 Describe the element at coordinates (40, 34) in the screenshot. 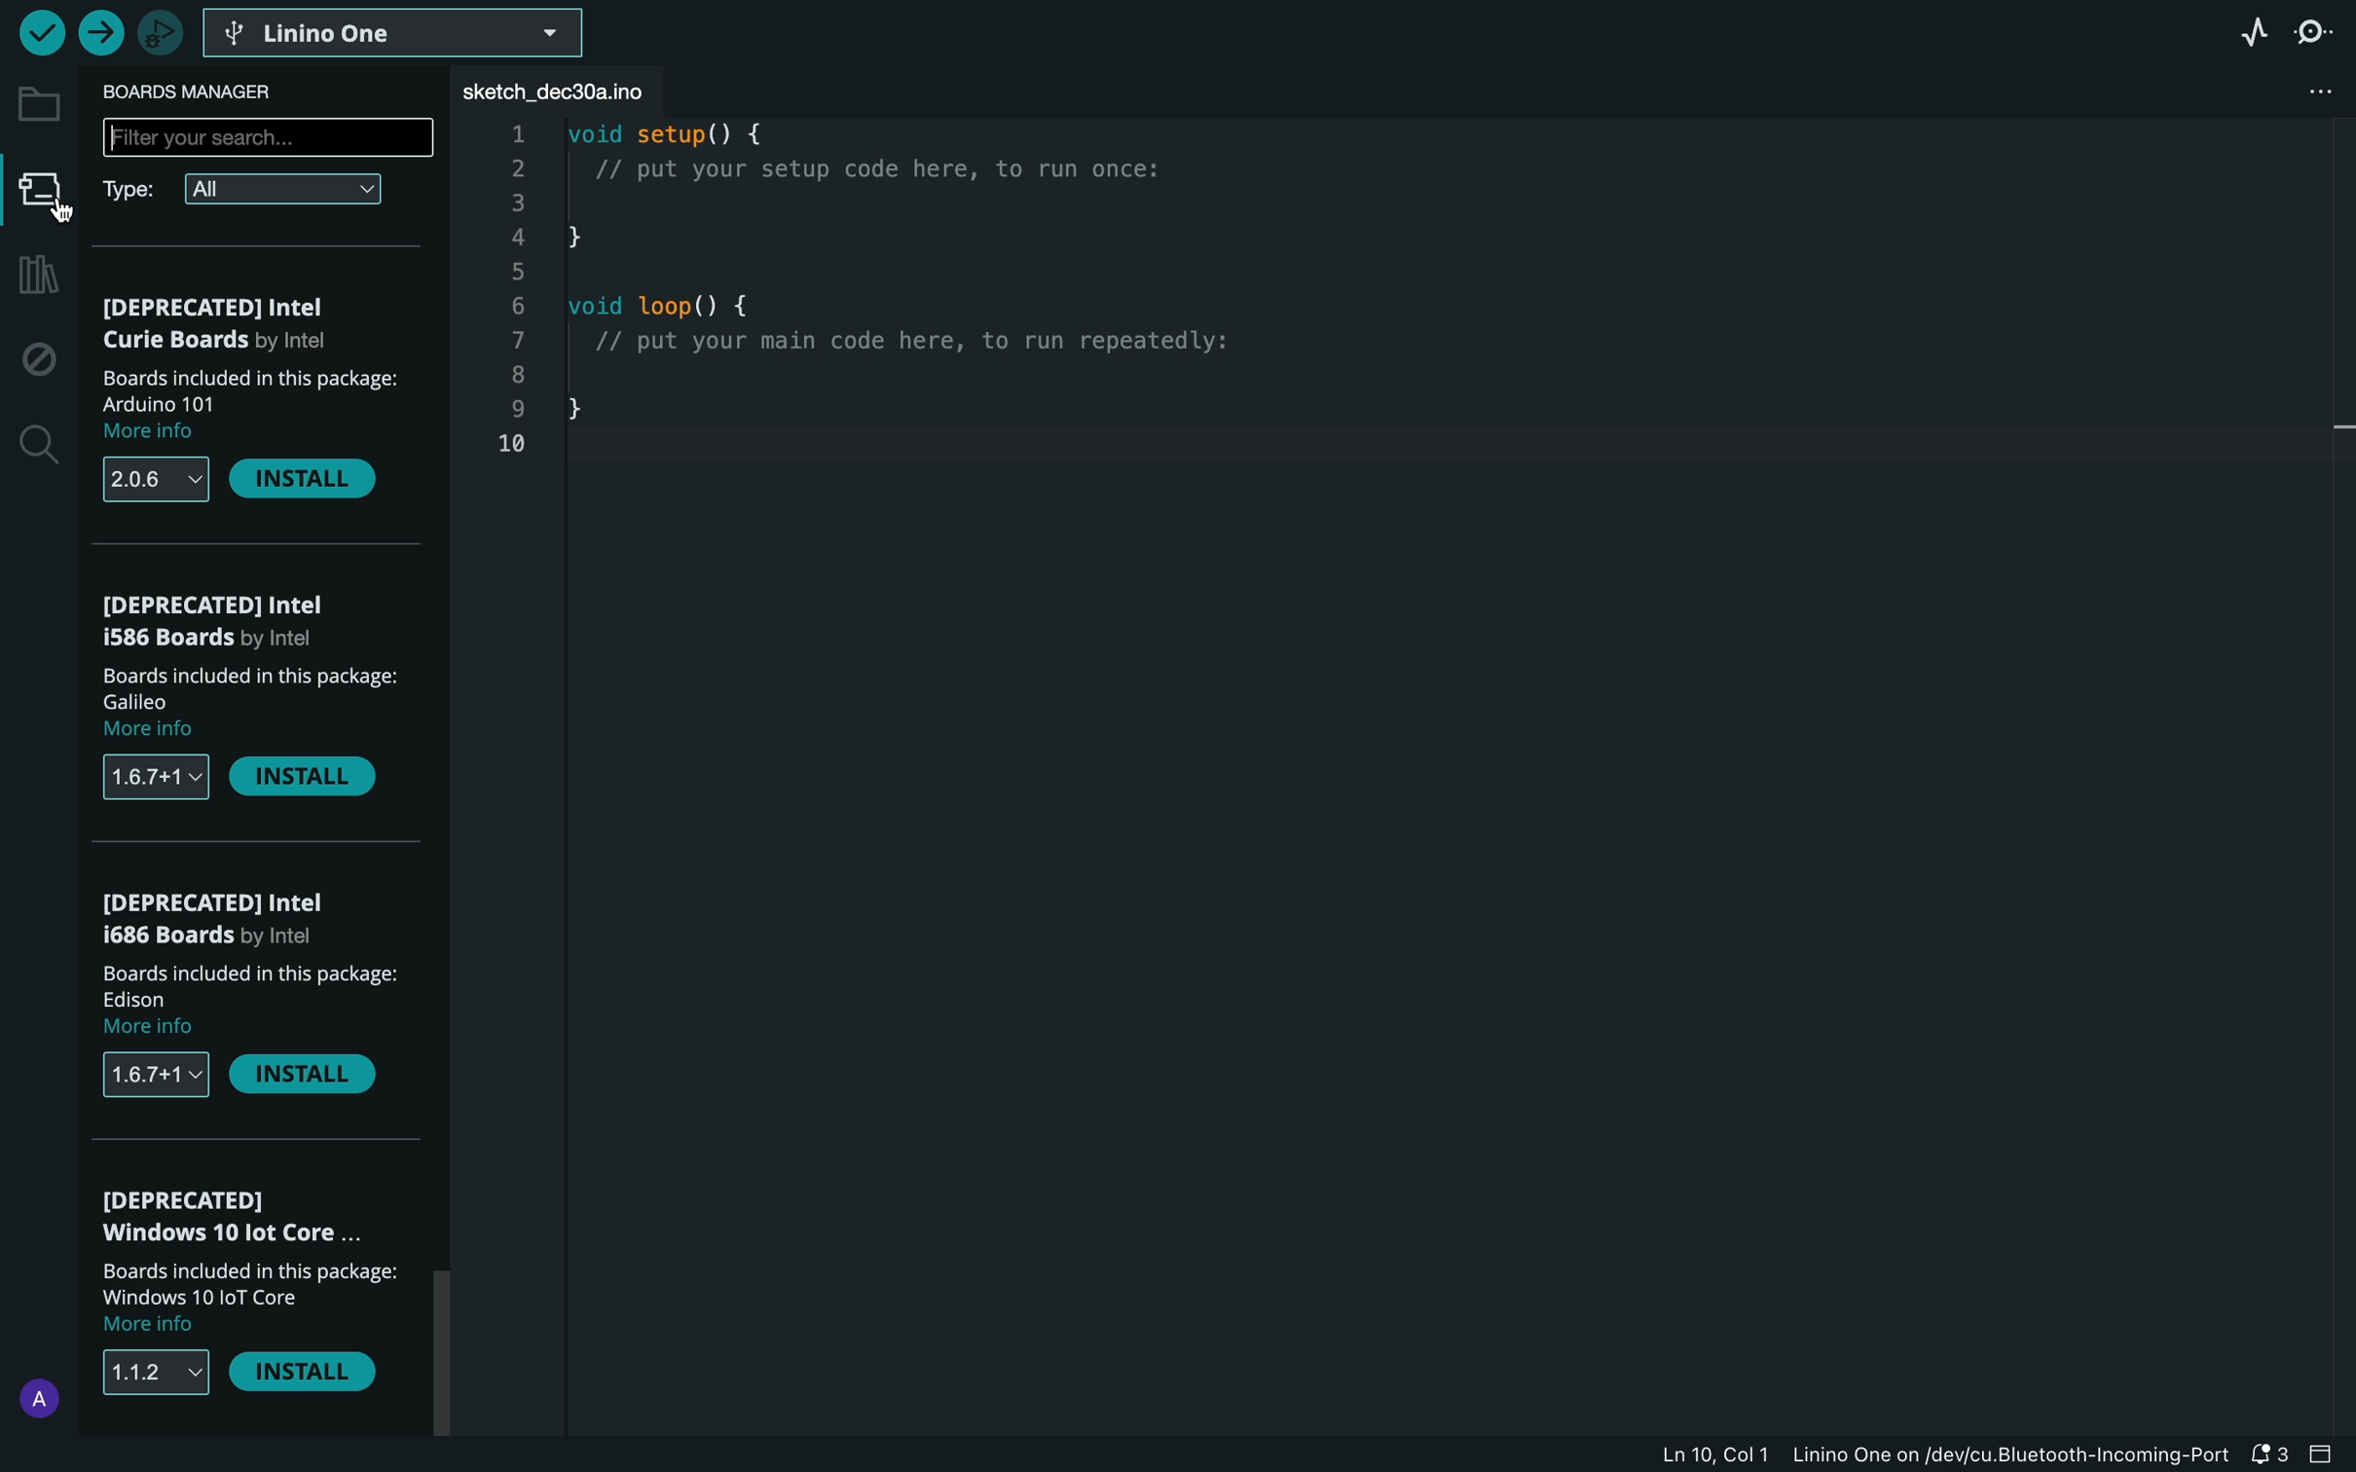

I see `verify` at that location.